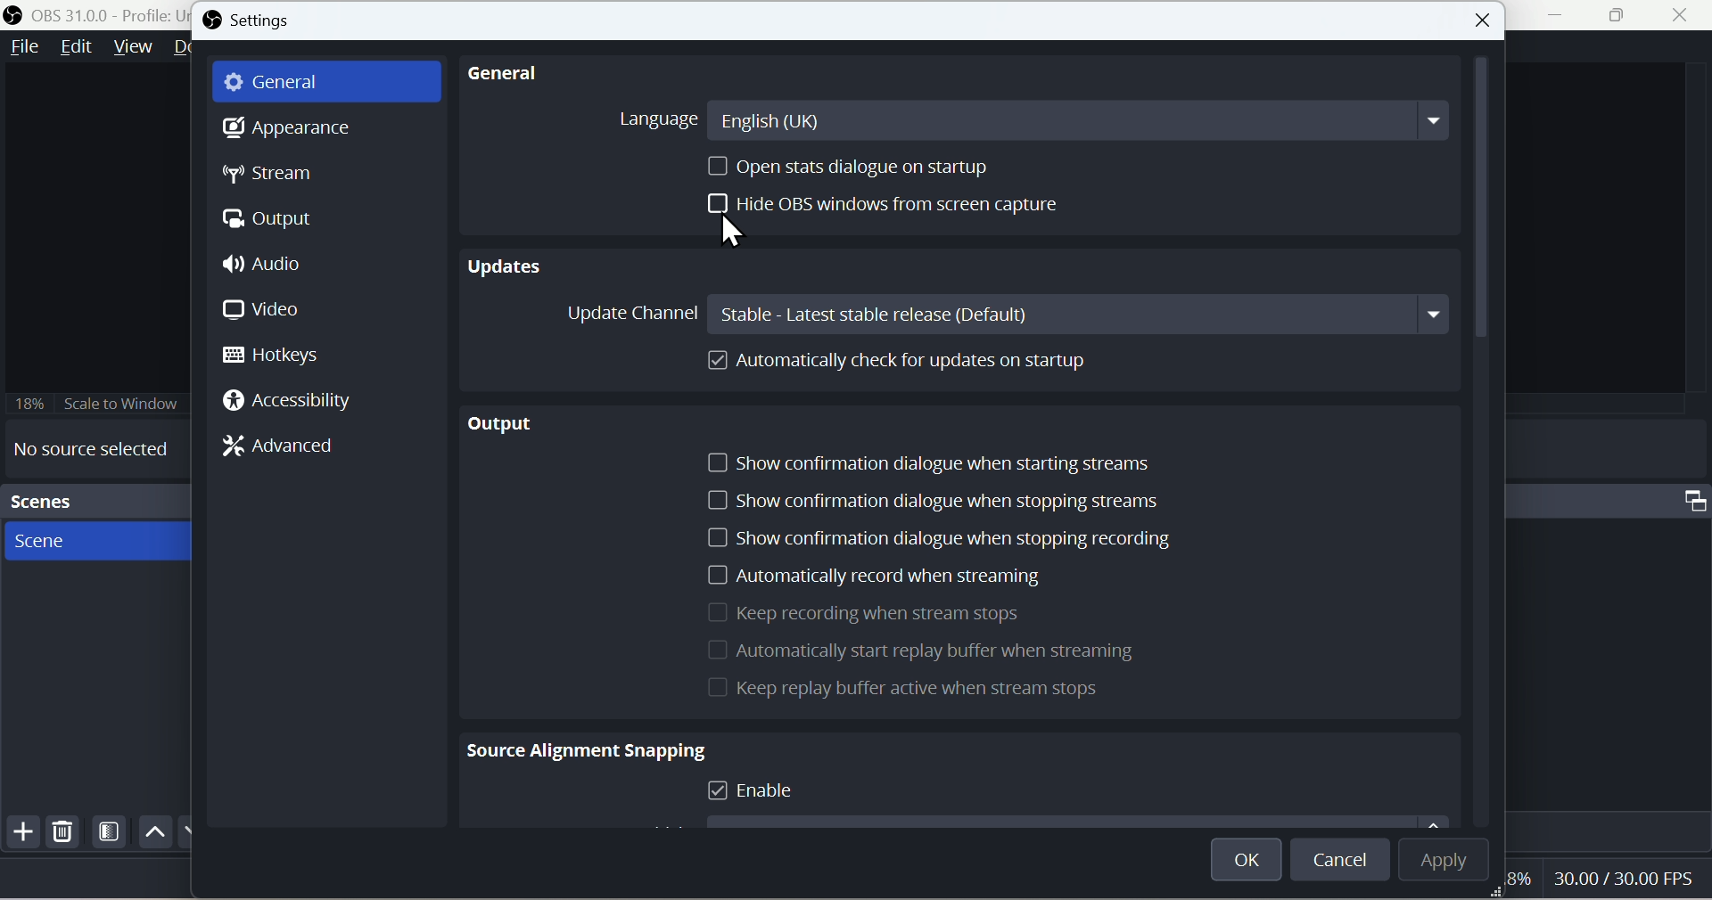  I want to click on Maximize Window, so click(1689, 503).